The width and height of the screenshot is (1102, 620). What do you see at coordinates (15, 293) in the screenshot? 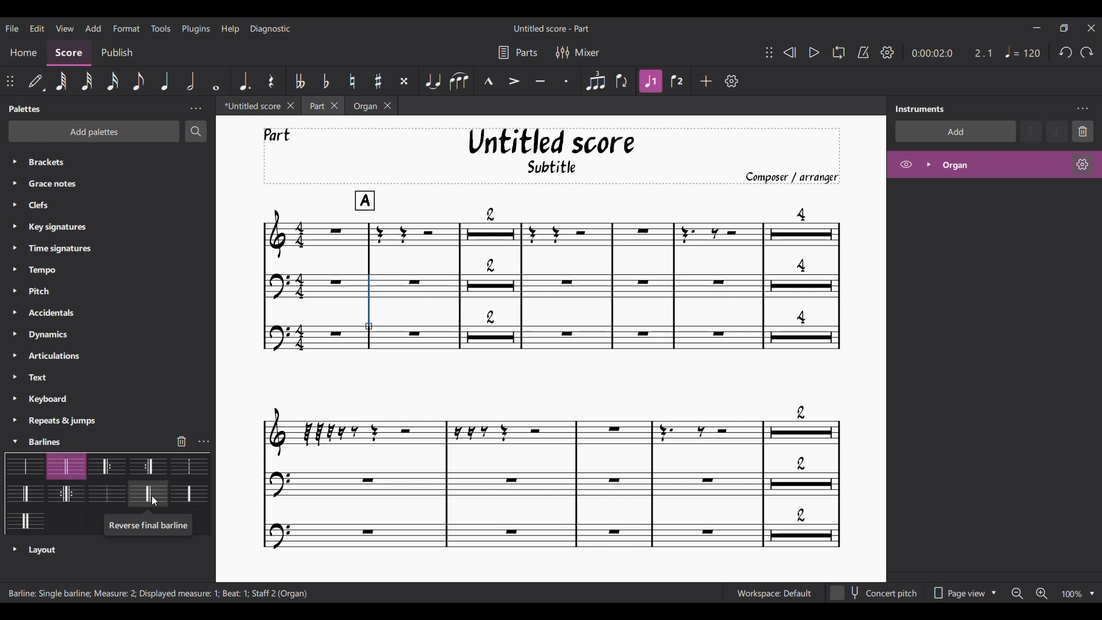
I see `Click to expand respective palette` at bounding box center [15, 293].